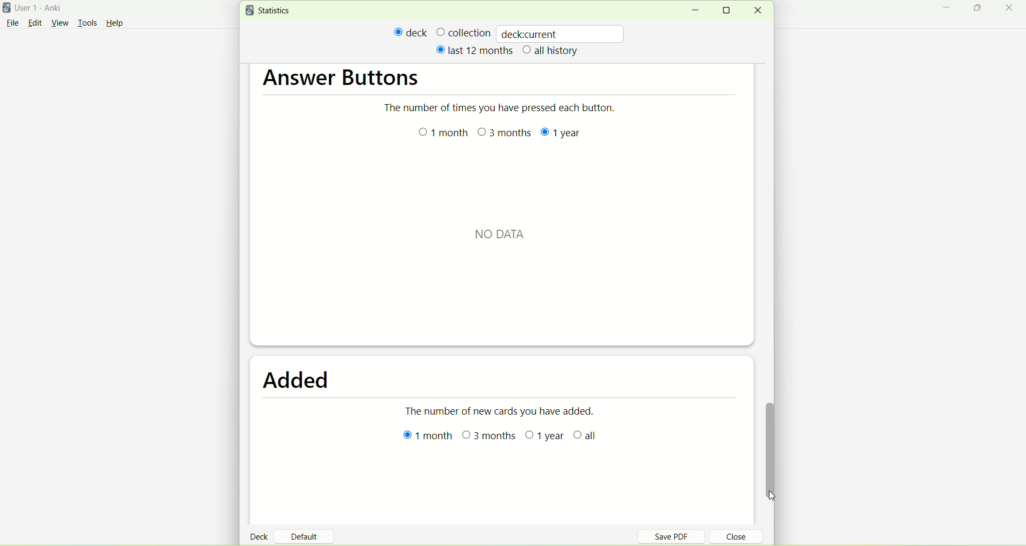 This screenshot has width=1026, height=546. I want to click on all, so click(587, 435).